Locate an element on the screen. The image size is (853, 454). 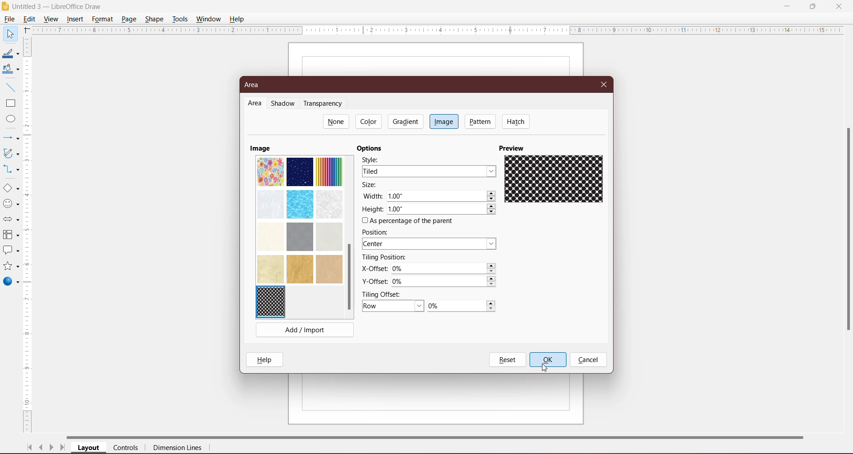
Edit is located at coordinates (31, 18).